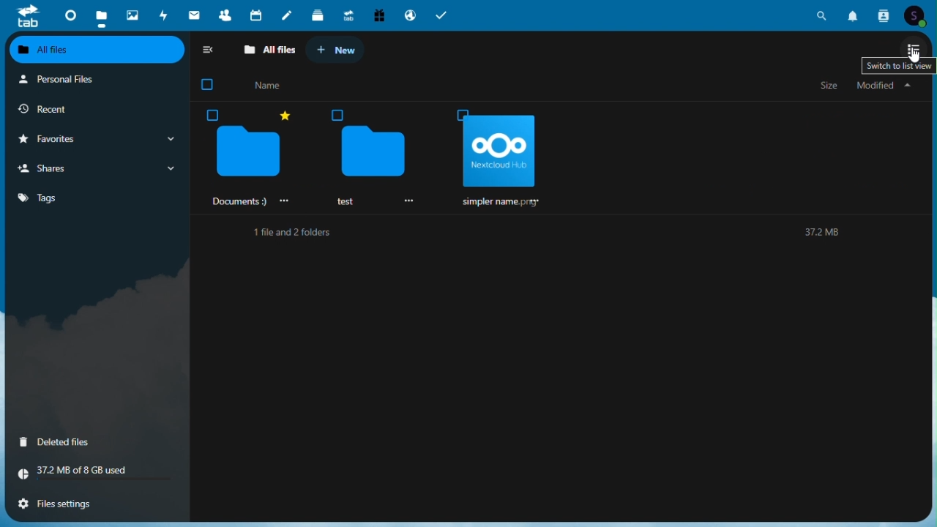 The image size is (937, 527). What do you see at coordinates (59, 504) in the screenshot?
I see `File settings` at bounding box center [59, 504].